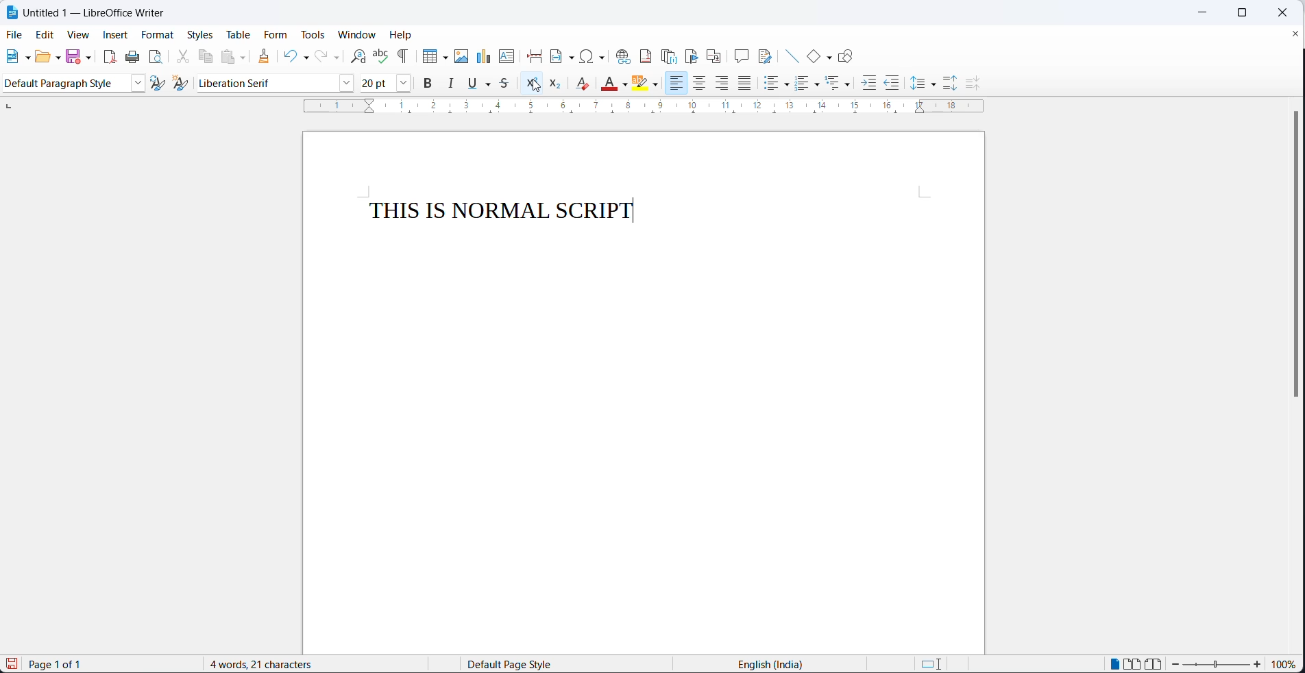  I want to click on clone formatting, so click(268, 57).